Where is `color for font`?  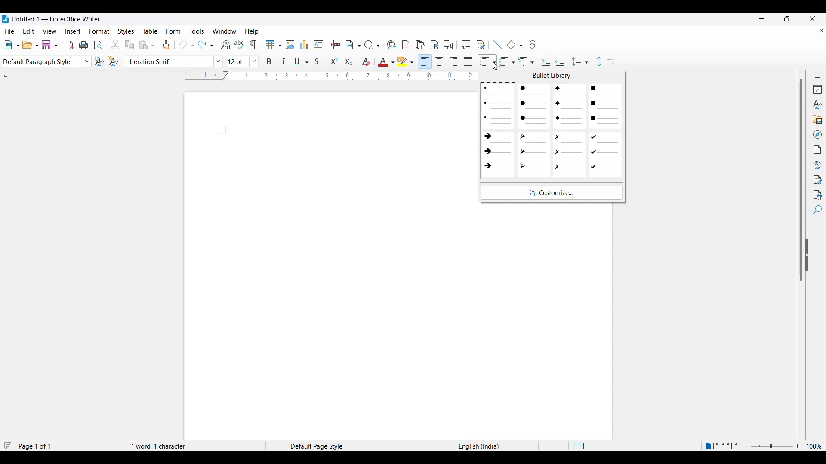
color for font is located at coordinates (385, 61).